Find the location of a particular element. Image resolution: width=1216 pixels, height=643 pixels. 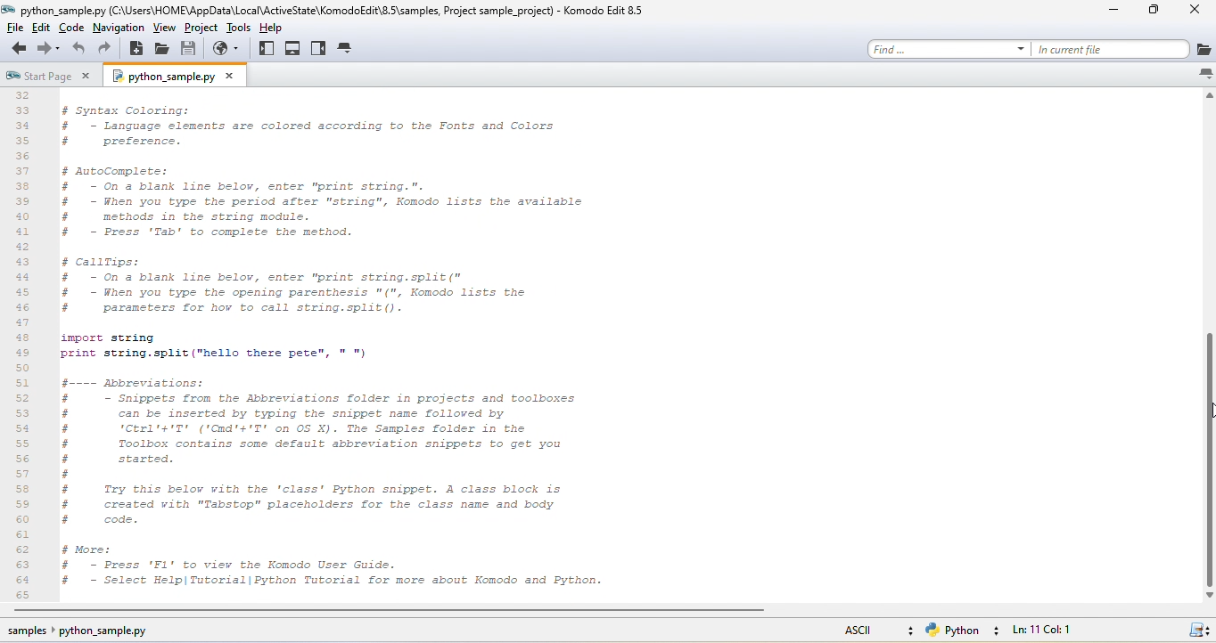

icon is located at coordinates (1200, 631).